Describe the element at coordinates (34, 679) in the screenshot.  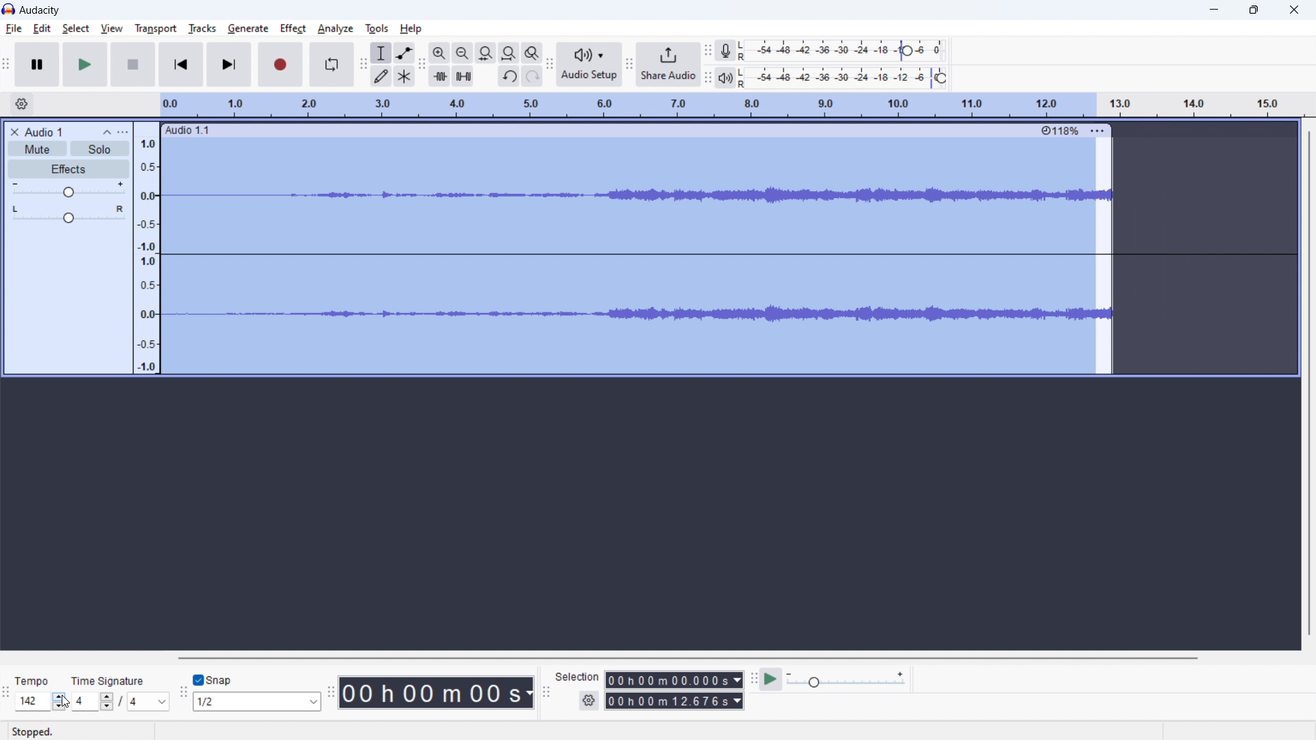
I see `Tempo` at that location.